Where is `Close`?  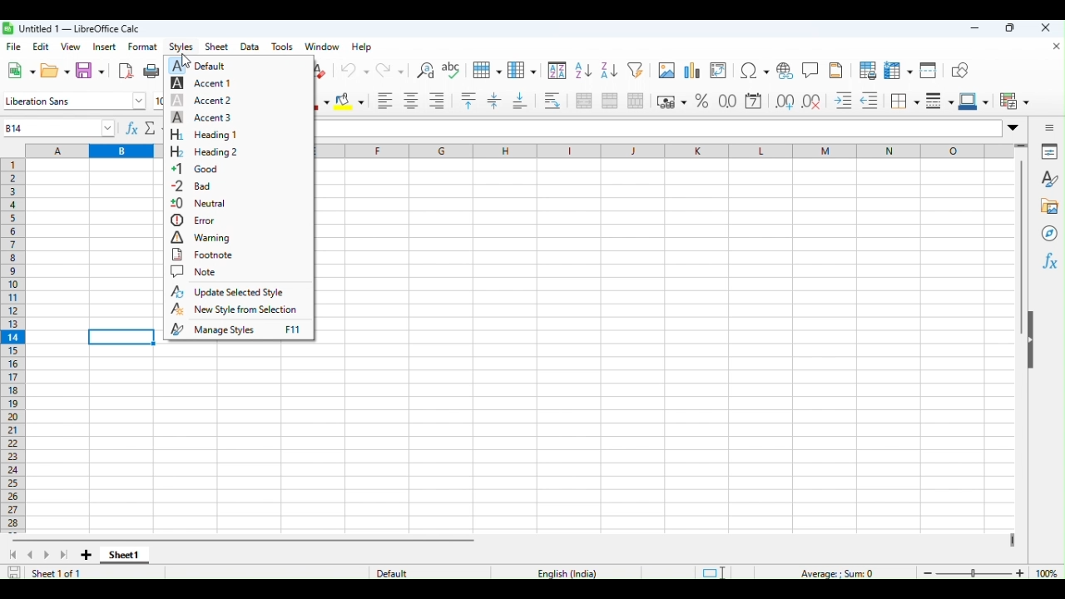
Close is located at coordinates (1053, 47).